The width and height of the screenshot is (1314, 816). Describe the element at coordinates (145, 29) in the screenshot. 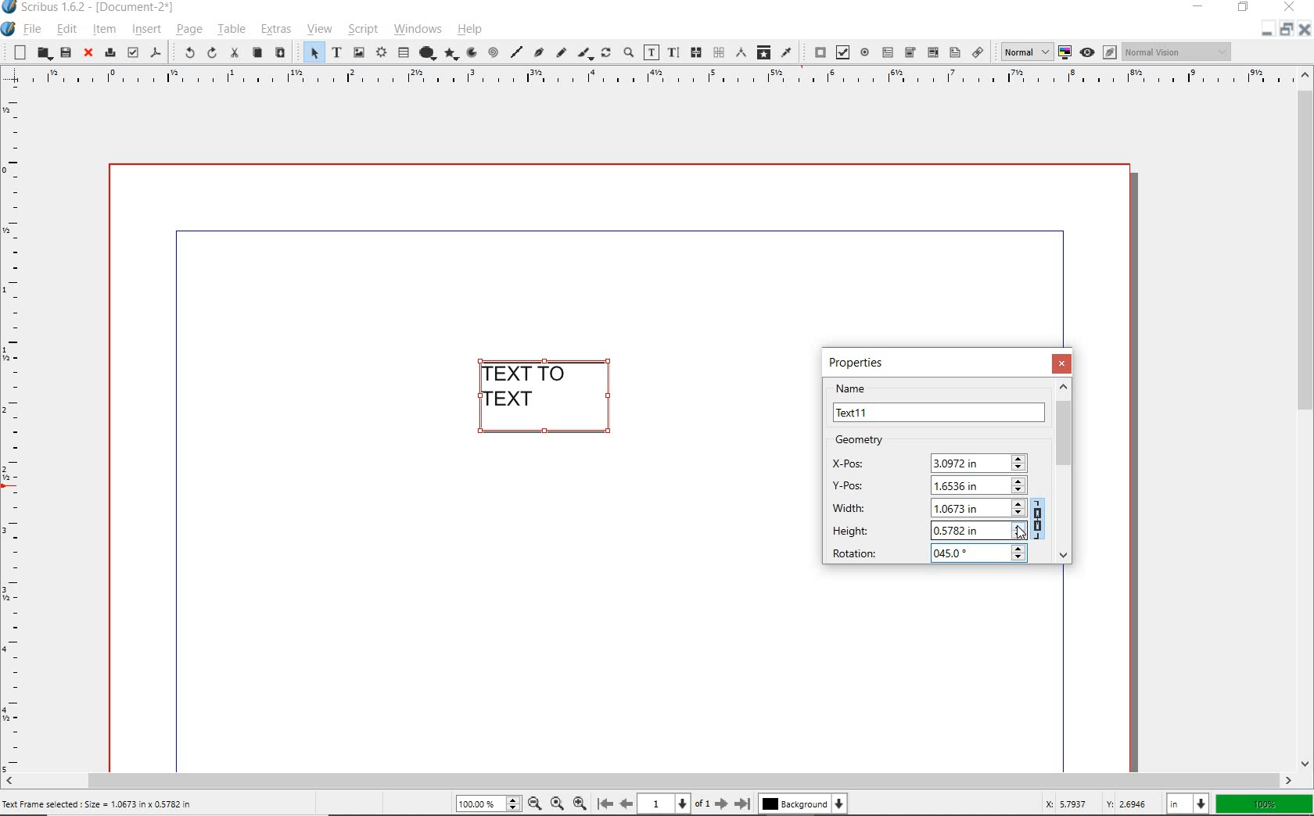

I see `insert` at that location.